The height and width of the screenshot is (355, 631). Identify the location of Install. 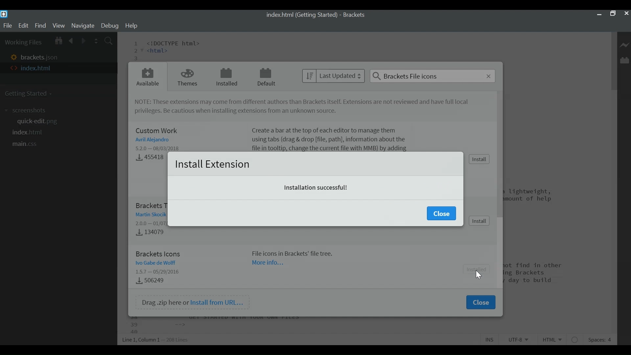
(480, 269).